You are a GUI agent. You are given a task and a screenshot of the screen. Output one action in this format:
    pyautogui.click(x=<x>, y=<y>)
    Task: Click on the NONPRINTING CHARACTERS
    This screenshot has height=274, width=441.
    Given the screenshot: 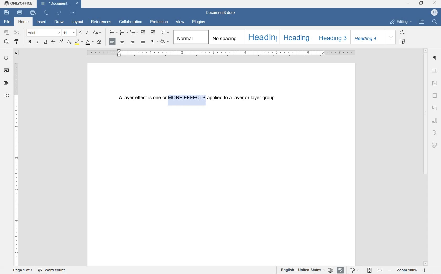 What is the action you would take?
    pyautogui.click(x=154, y=42)
    